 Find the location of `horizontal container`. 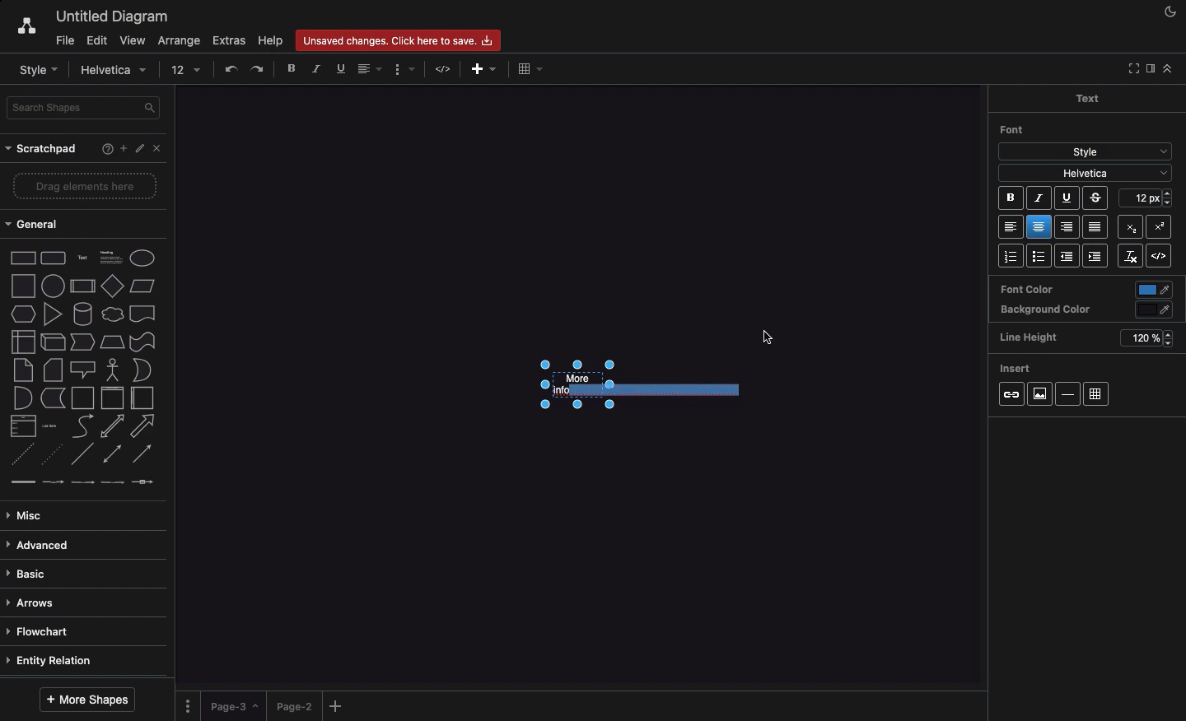

horizontal container is located at coordinates (142, 398).